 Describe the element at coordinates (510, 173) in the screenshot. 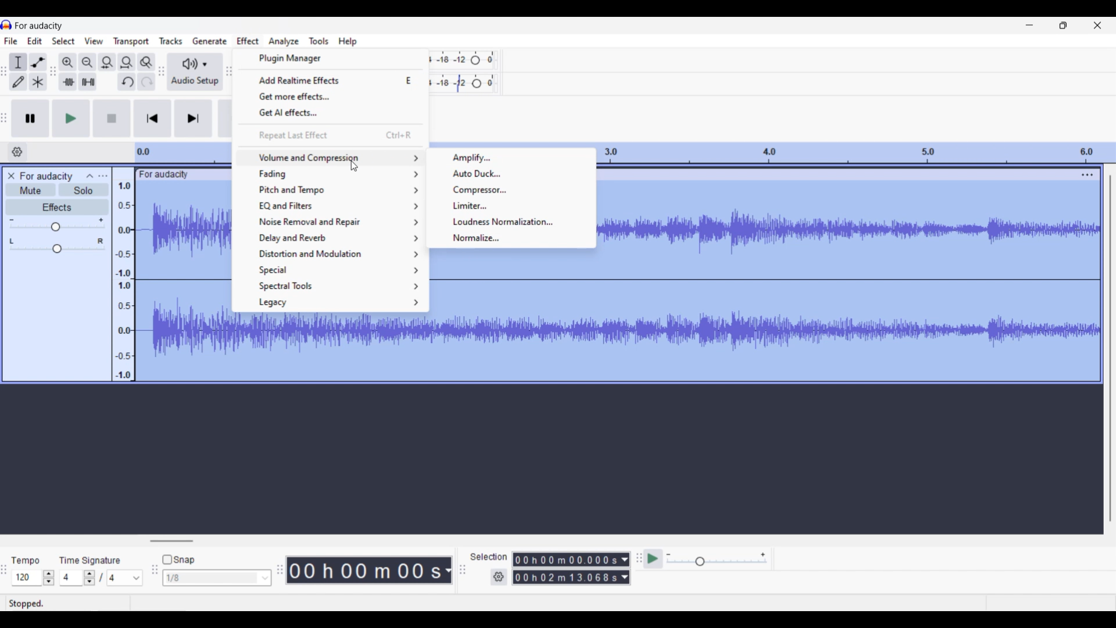

I see `Auto duck` at that location.